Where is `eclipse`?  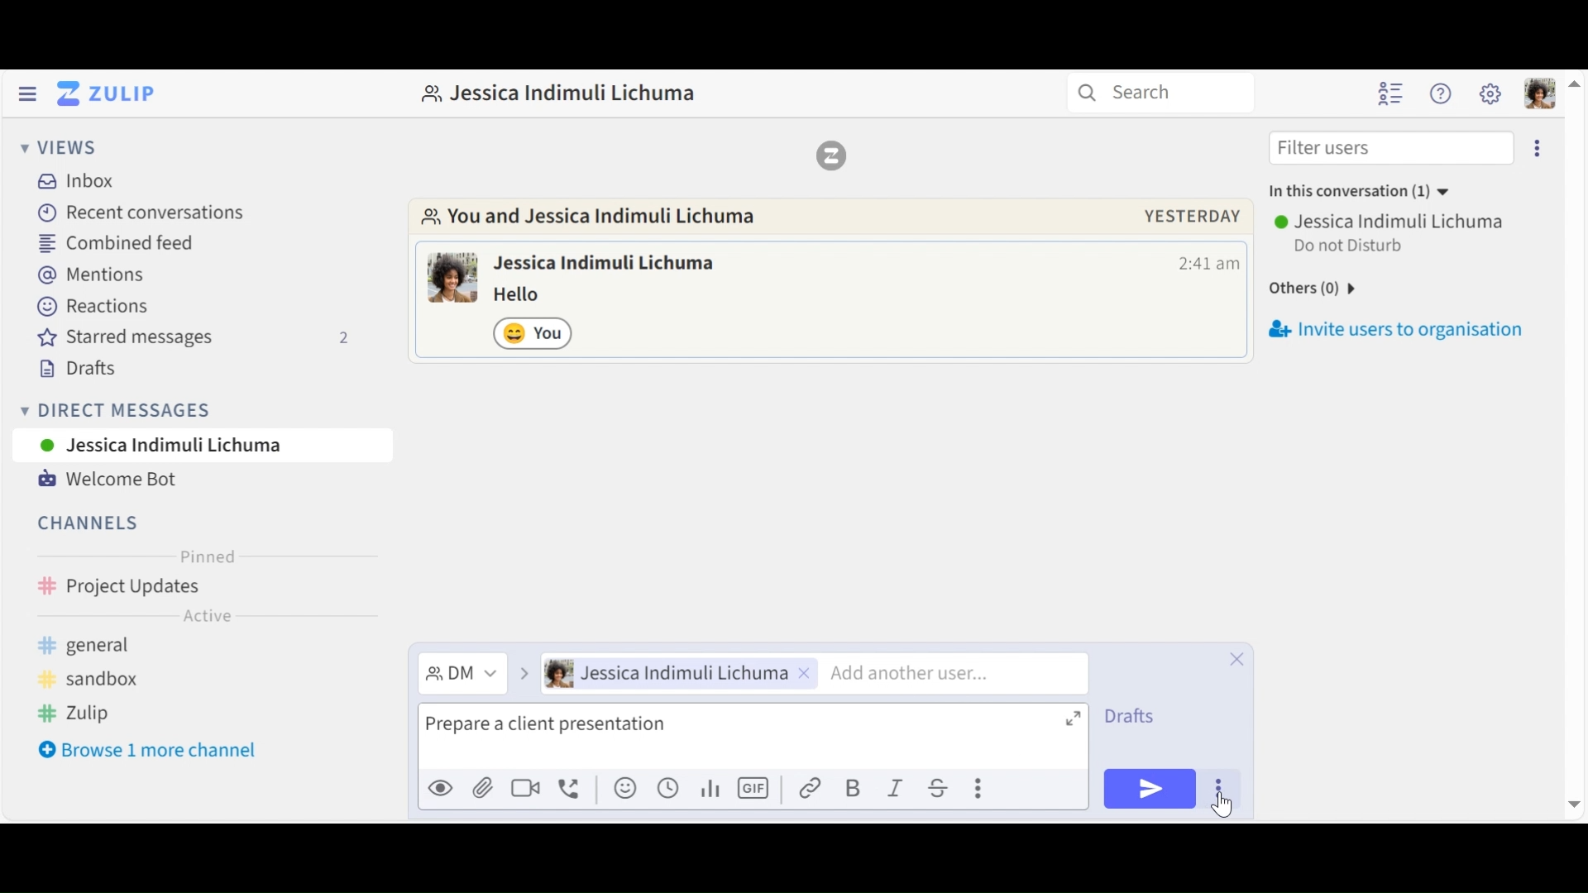 eclipse is located at coordinates (1540, 147).